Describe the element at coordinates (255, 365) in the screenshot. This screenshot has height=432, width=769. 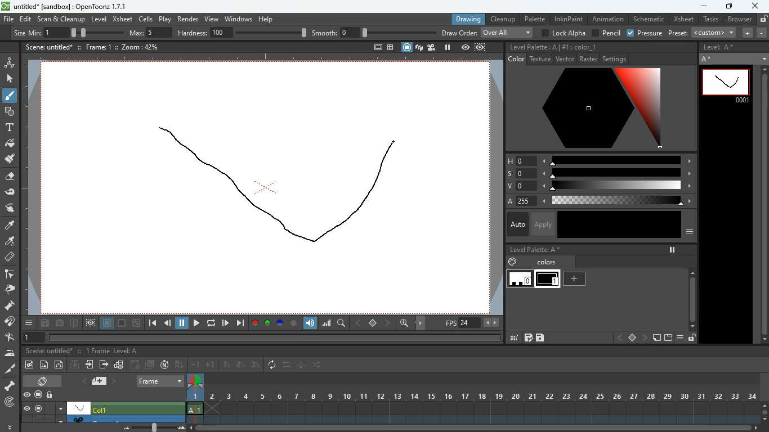
I see `3` at that location.